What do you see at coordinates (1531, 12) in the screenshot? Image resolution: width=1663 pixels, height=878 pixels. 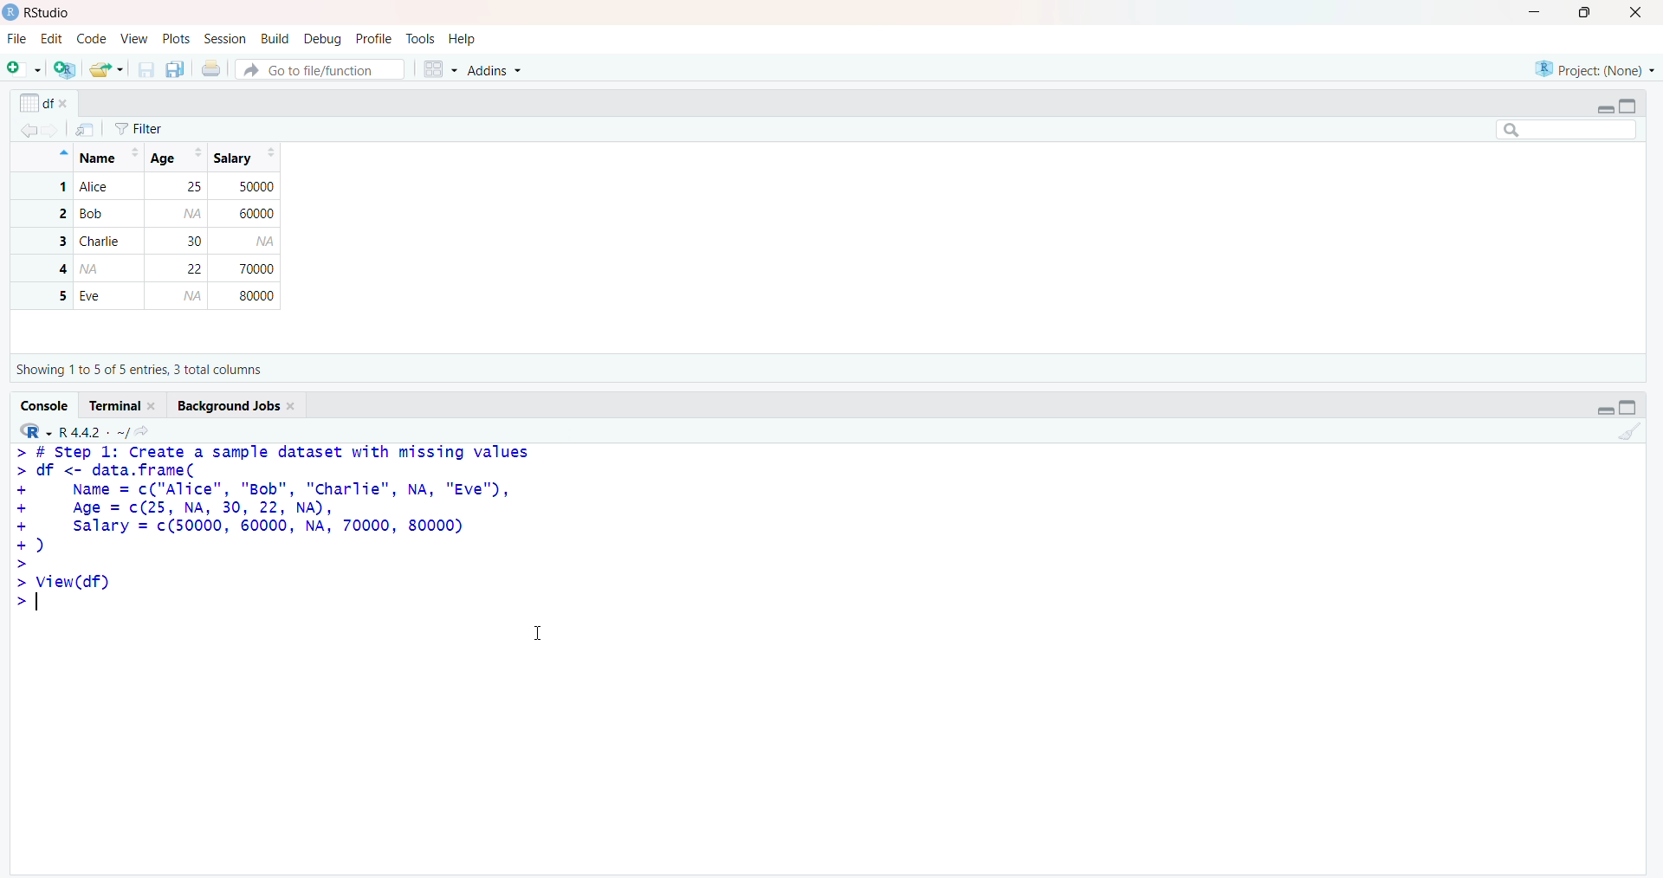 I see `Minimize` at bounding box center [1531, 12].